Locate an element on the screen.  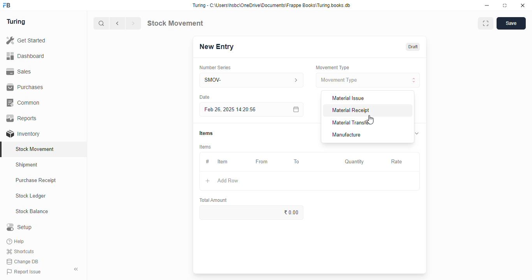
turing is located at coordinates (16, 22).